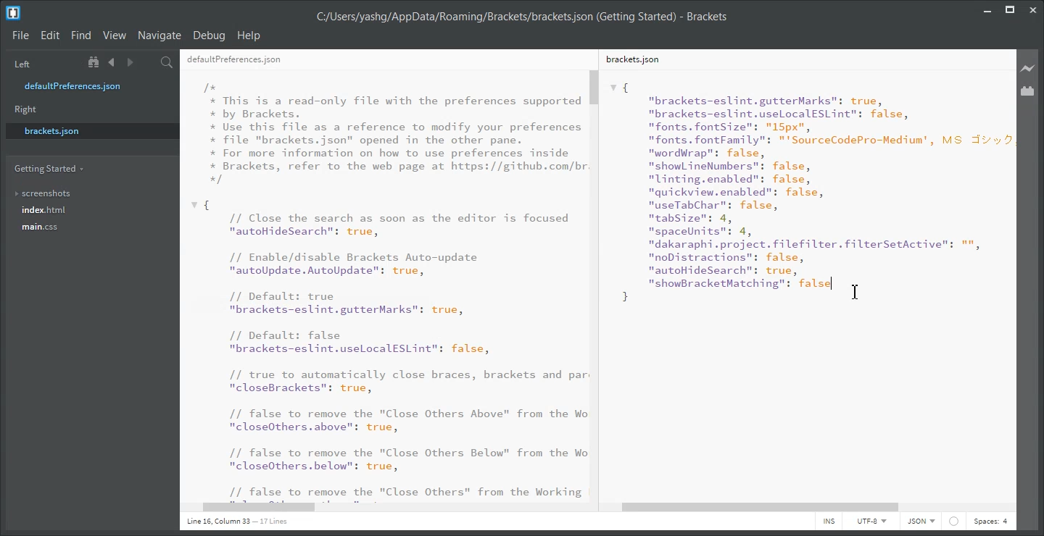 This screenshot has width=1044, height=536. Describe the element at coordinates (990, 522) in the screenshot. I see `Spaces: 4` at that location.